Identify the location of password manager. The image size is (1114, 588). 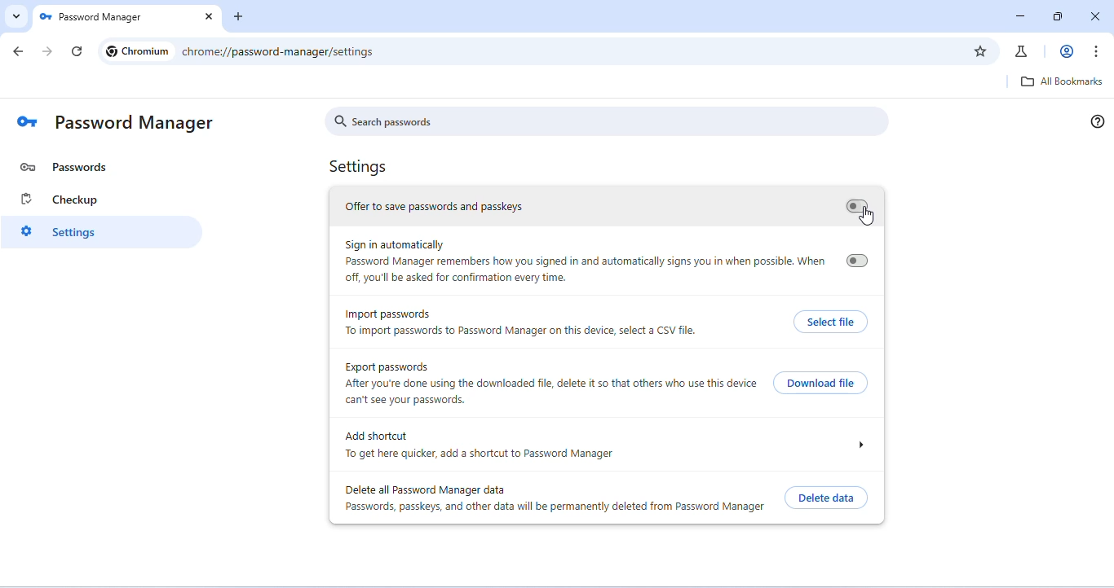
(138, 124).